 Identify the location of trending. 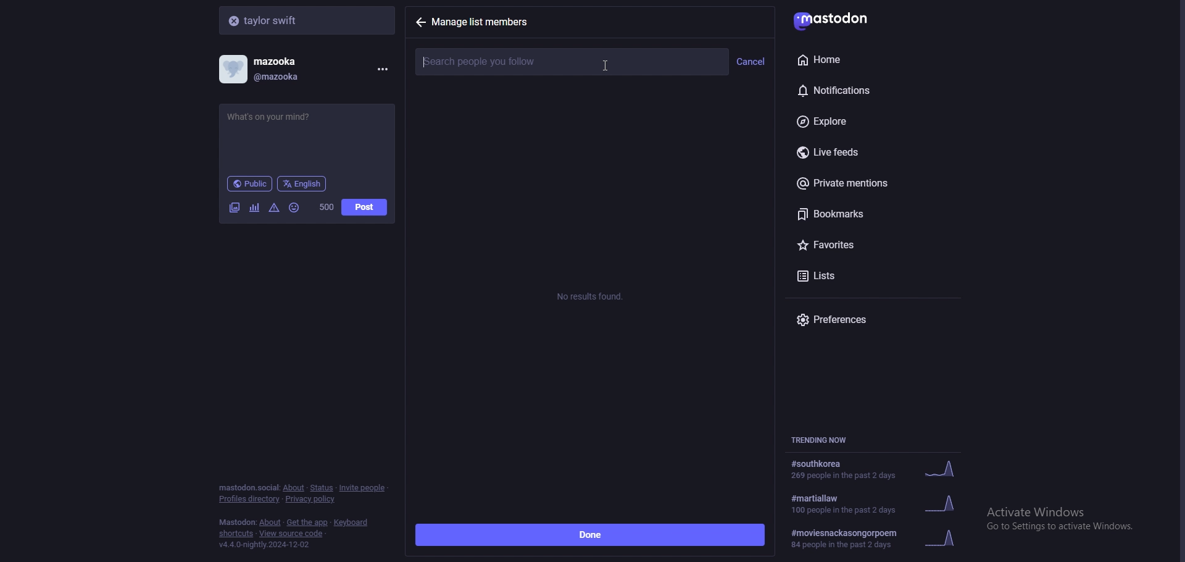
(883, 503).